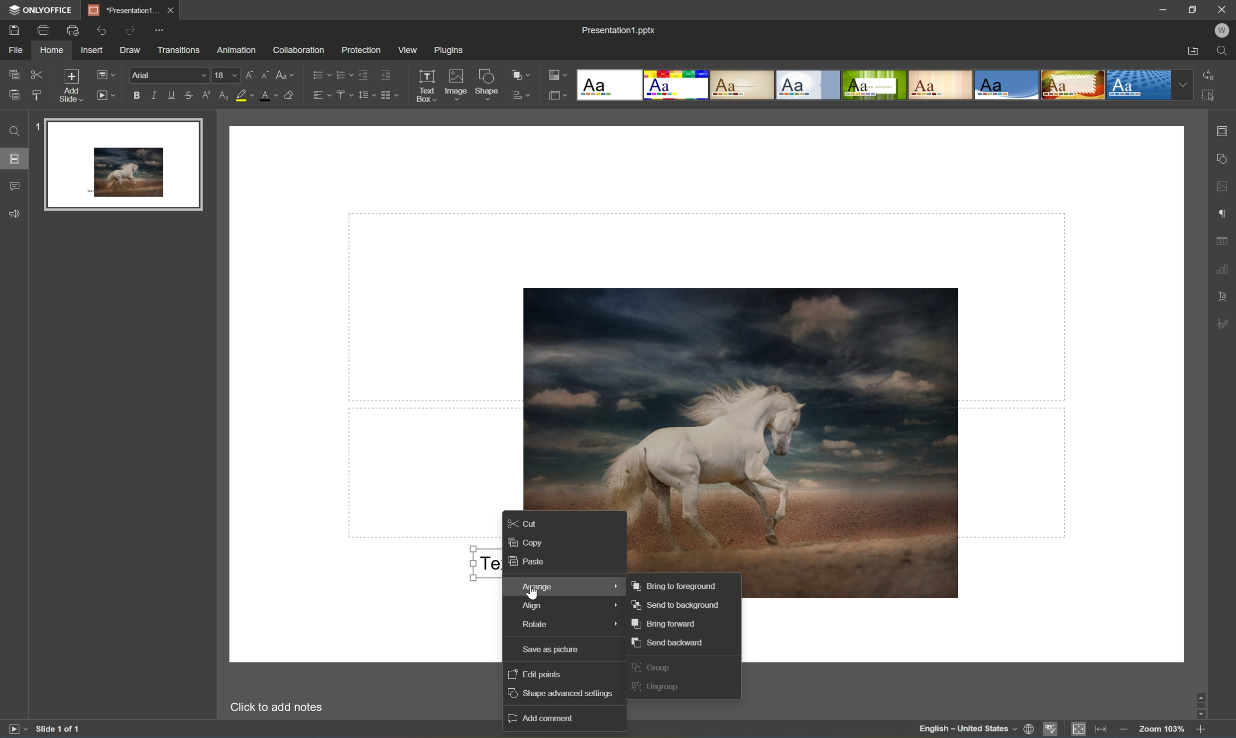 This screenshot has width=1236, height=738. Describe the element at coordinates (116, 164) in the screenshot. I see `Slide 1` at that location.